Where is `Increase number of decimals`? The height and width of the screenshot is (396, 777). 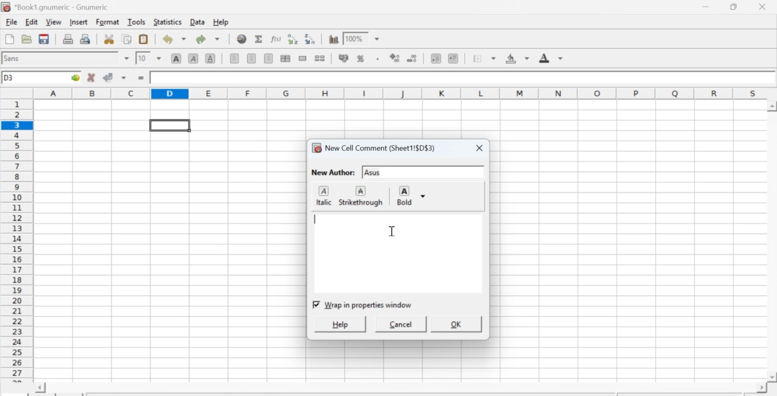
Increase number of decimals is located at coordinates (395, 58).